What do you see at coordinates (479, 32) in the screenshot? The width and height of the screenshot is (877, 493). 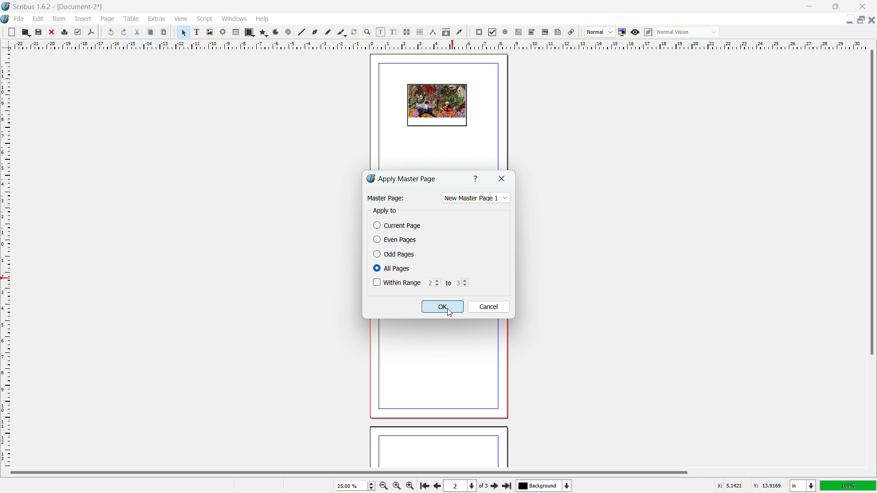 I see `pdf push button` at bounding box center [479, 32].